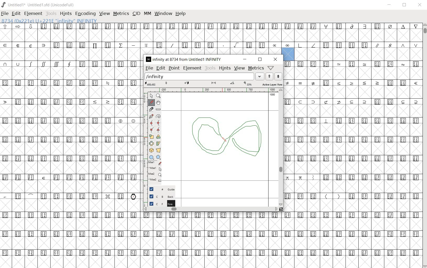 The image size is (427, 268). Describe the element at coordinates (71, 130) in the screenshot. I see `empty glyph slots` at that location.